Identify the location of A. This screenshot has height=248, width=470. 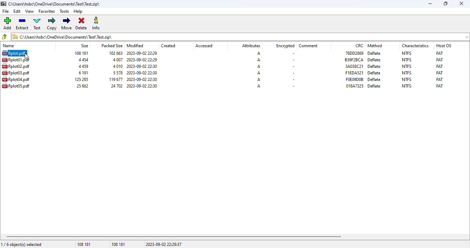
(259, 86).